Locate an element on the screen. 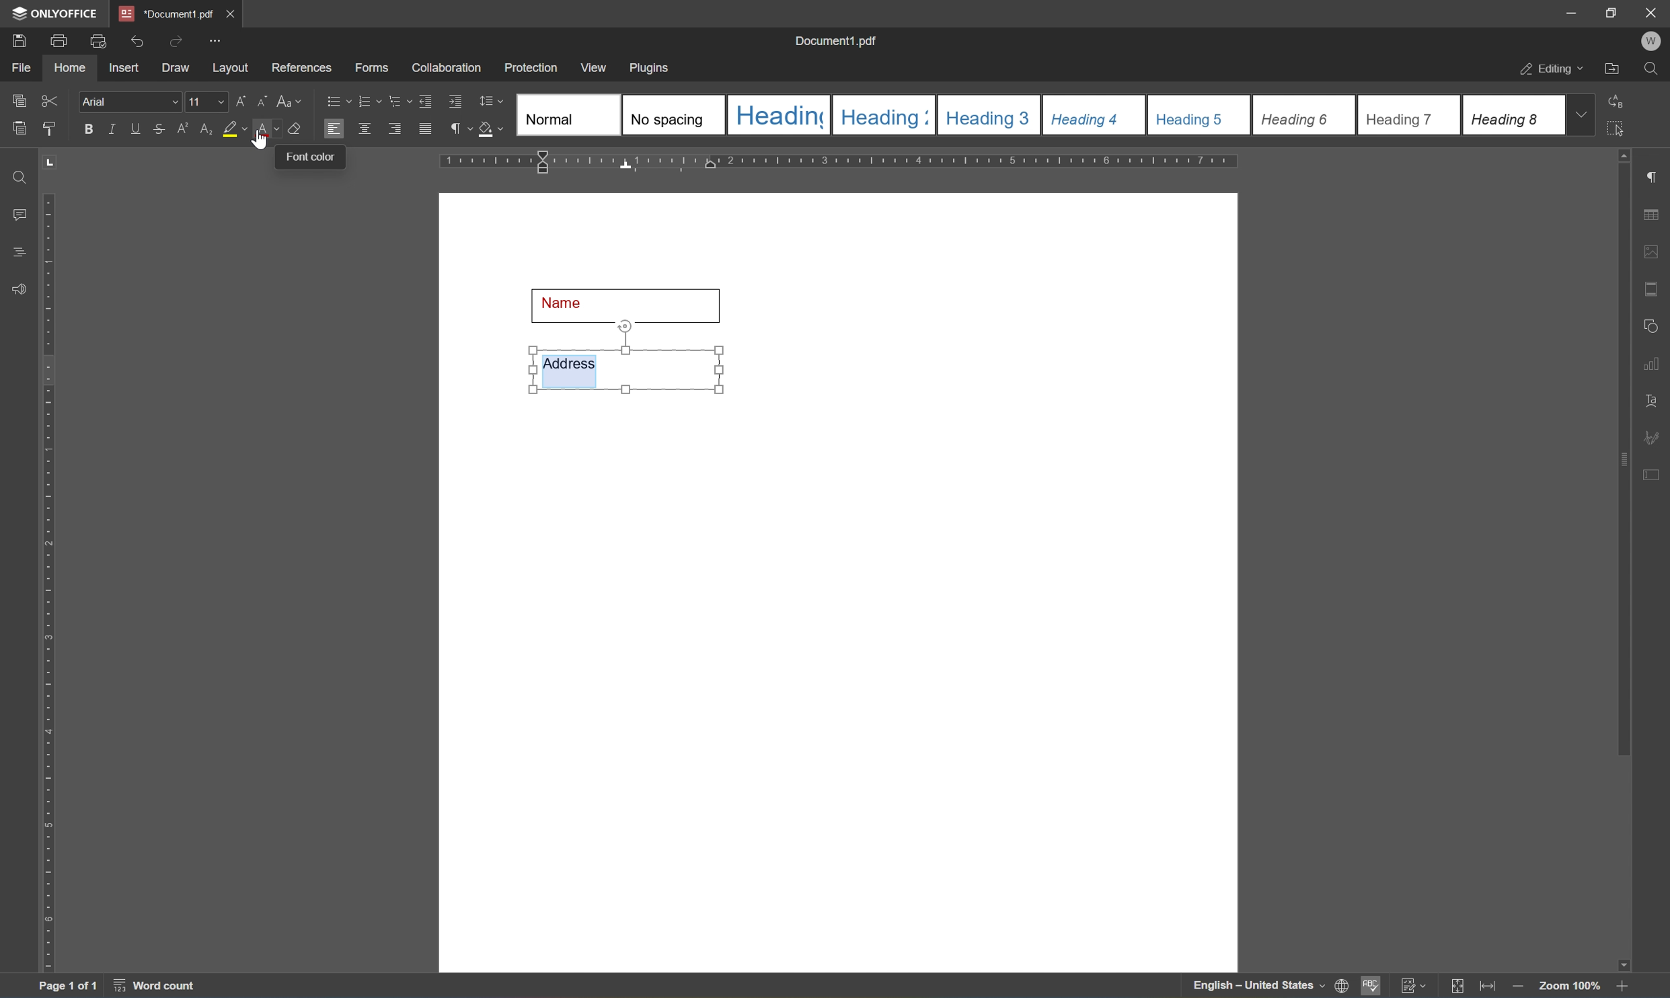 This screenshot has height=998, width=1670. collaboration is located at coordinates (448, 70).